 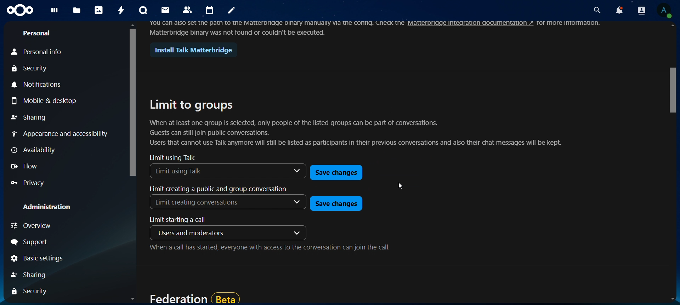 I want to click on privacy, so click(x=32, y=183).